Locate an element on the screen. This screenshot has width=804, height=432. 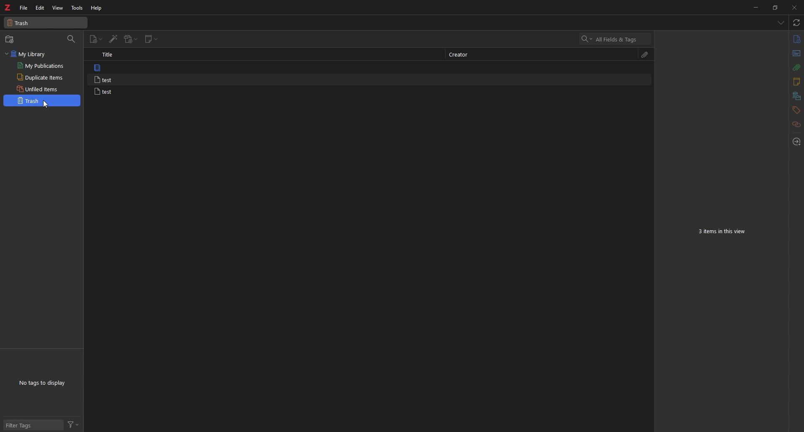
note is located at coordinates (136, 80).